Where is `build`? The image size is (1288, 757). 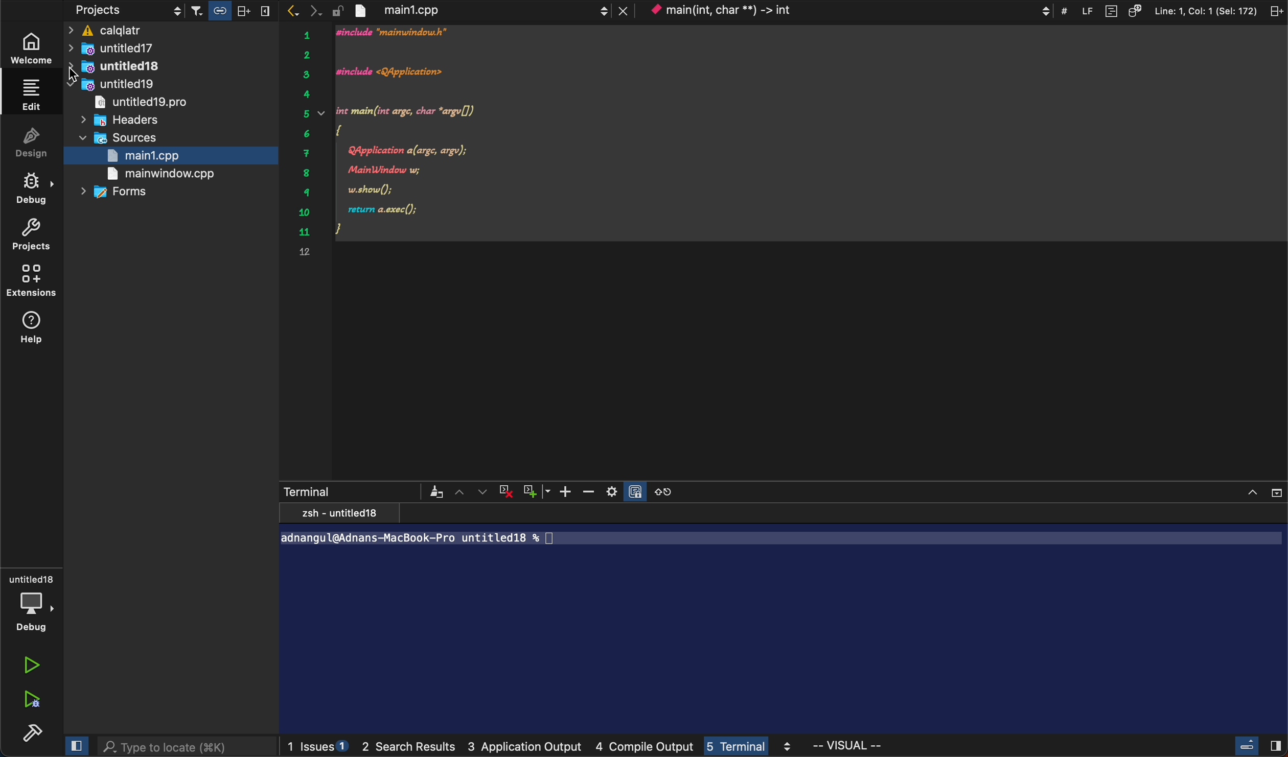 build is located at coordinates (33, 732).